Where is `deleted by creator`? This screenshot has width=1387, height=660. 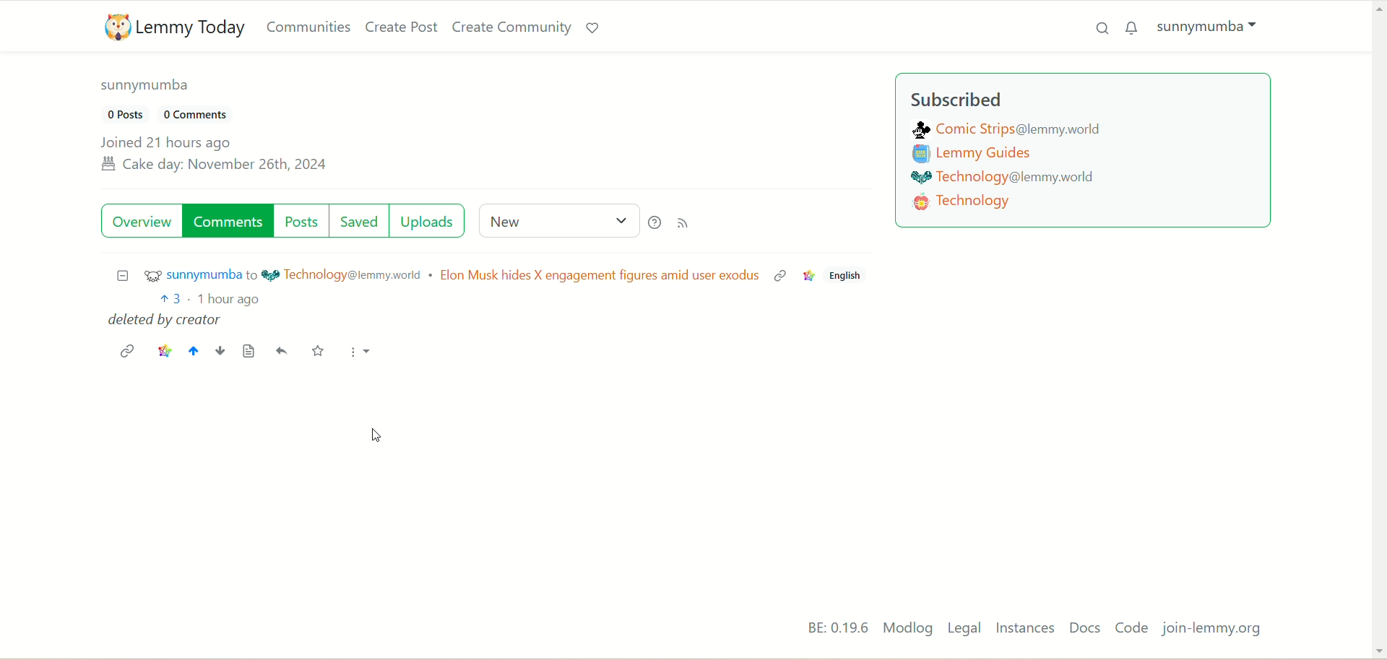
deleted by creator is located at coordinates (166, 321).